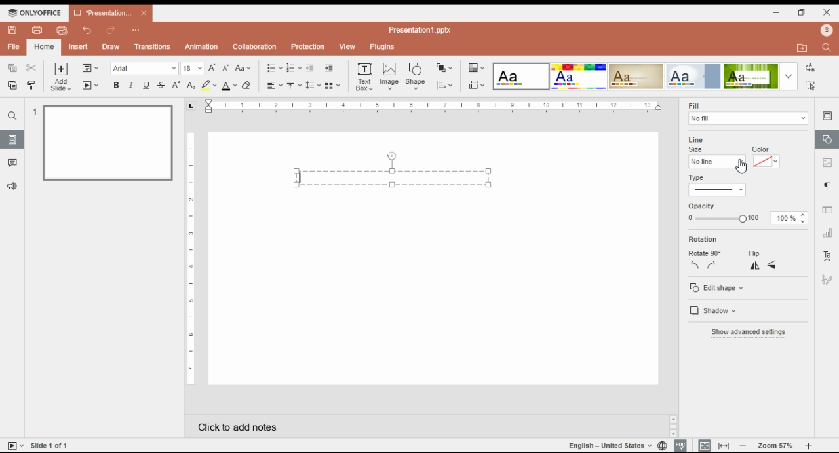 The height and width of the screenshot is (453, 839). What do you see at coordinates (116, 85) in the screenshot?
I see `bold` at bounding box center [116, 85].